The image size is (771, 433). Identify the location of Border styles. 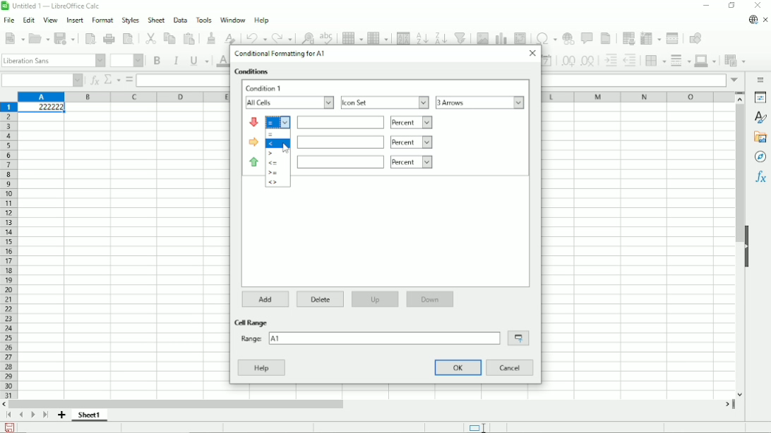
(680, 60).